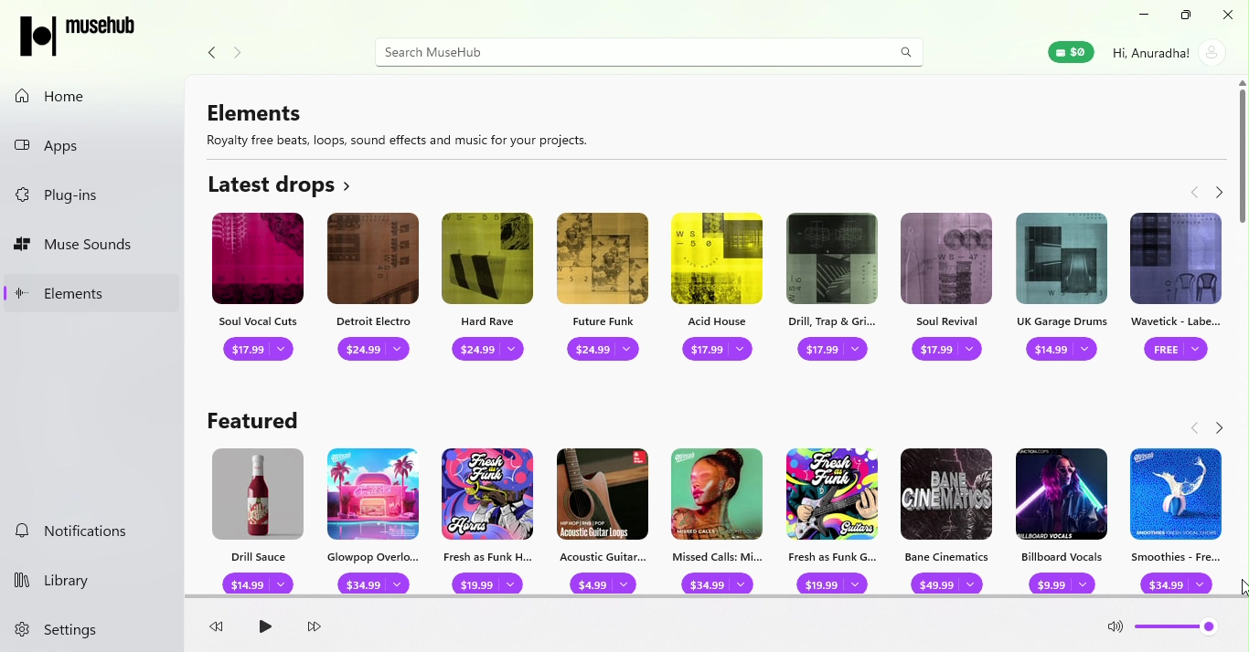 The image size is (1249, 652). What do you see at coordinates (375, 289) in the screenshot?
I see `Detroit Electro` at bounding box center [375, 289].